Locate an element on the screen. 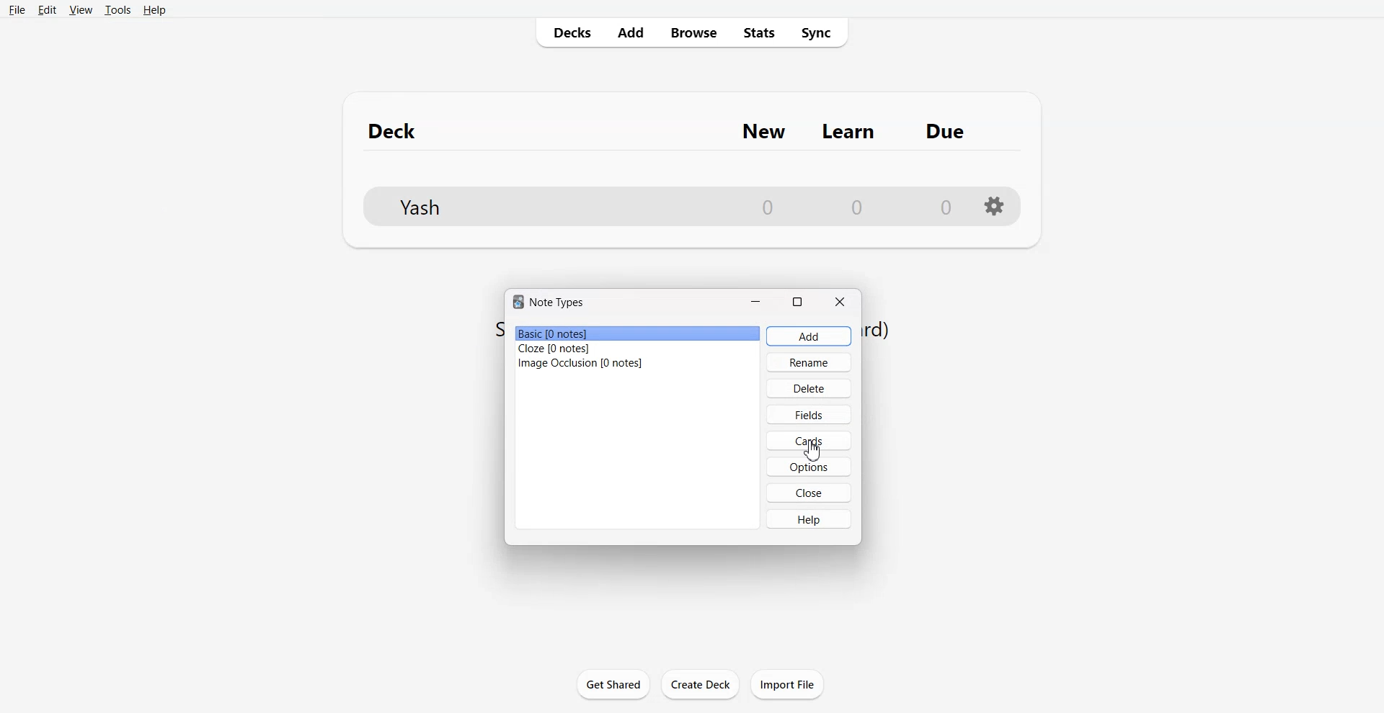  Browse is located at coordinates (692, 32).